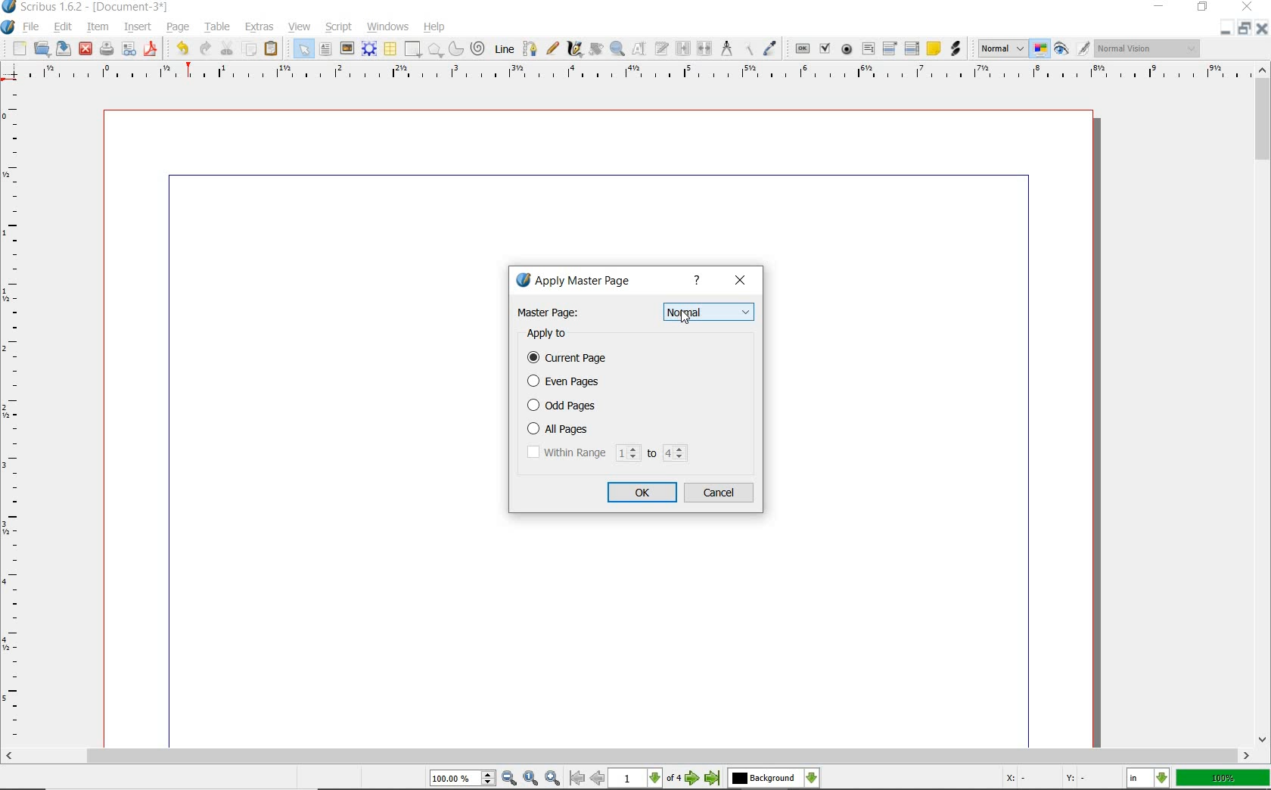 The width and height of the screenshot is (1271, 790). Describe the element at coordinates (300, 26) in the screenshot. I see `view` at that location.